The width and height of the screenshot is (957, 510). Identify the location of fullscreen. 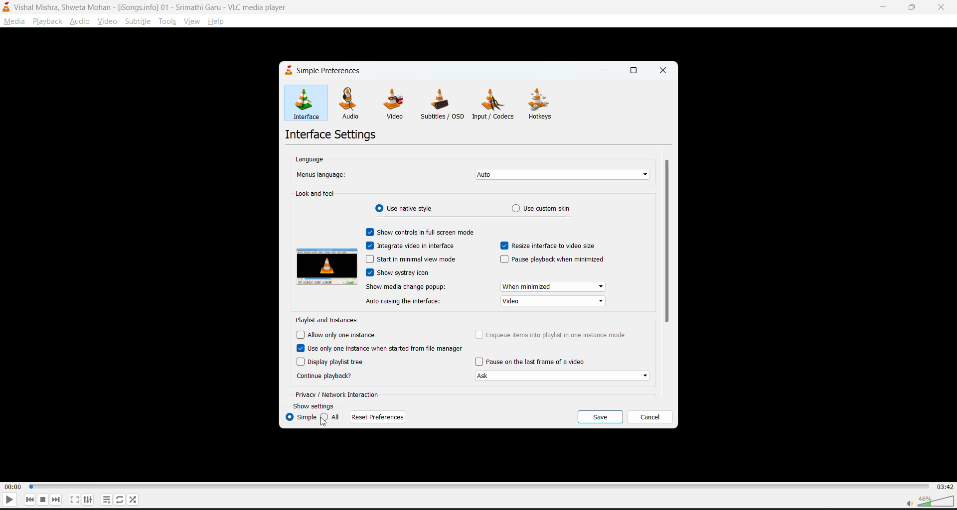
(73, 500).